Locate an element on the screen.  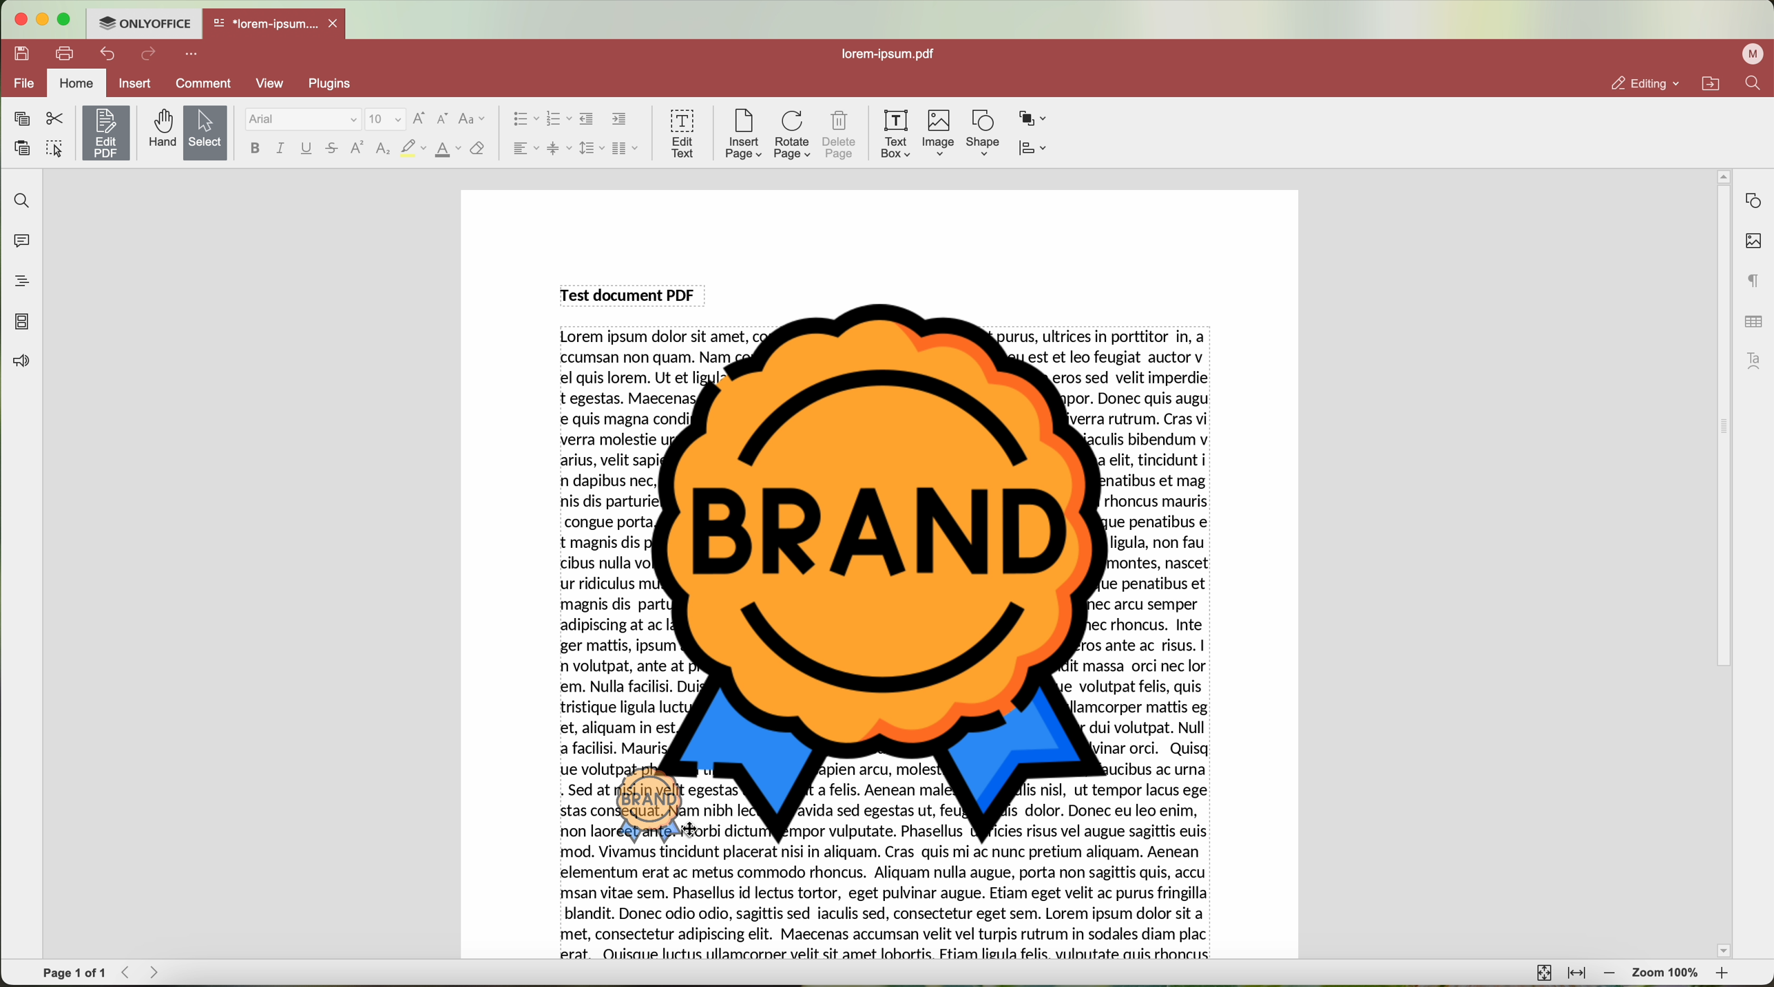
increase indent is located at coordinates (620, 118).